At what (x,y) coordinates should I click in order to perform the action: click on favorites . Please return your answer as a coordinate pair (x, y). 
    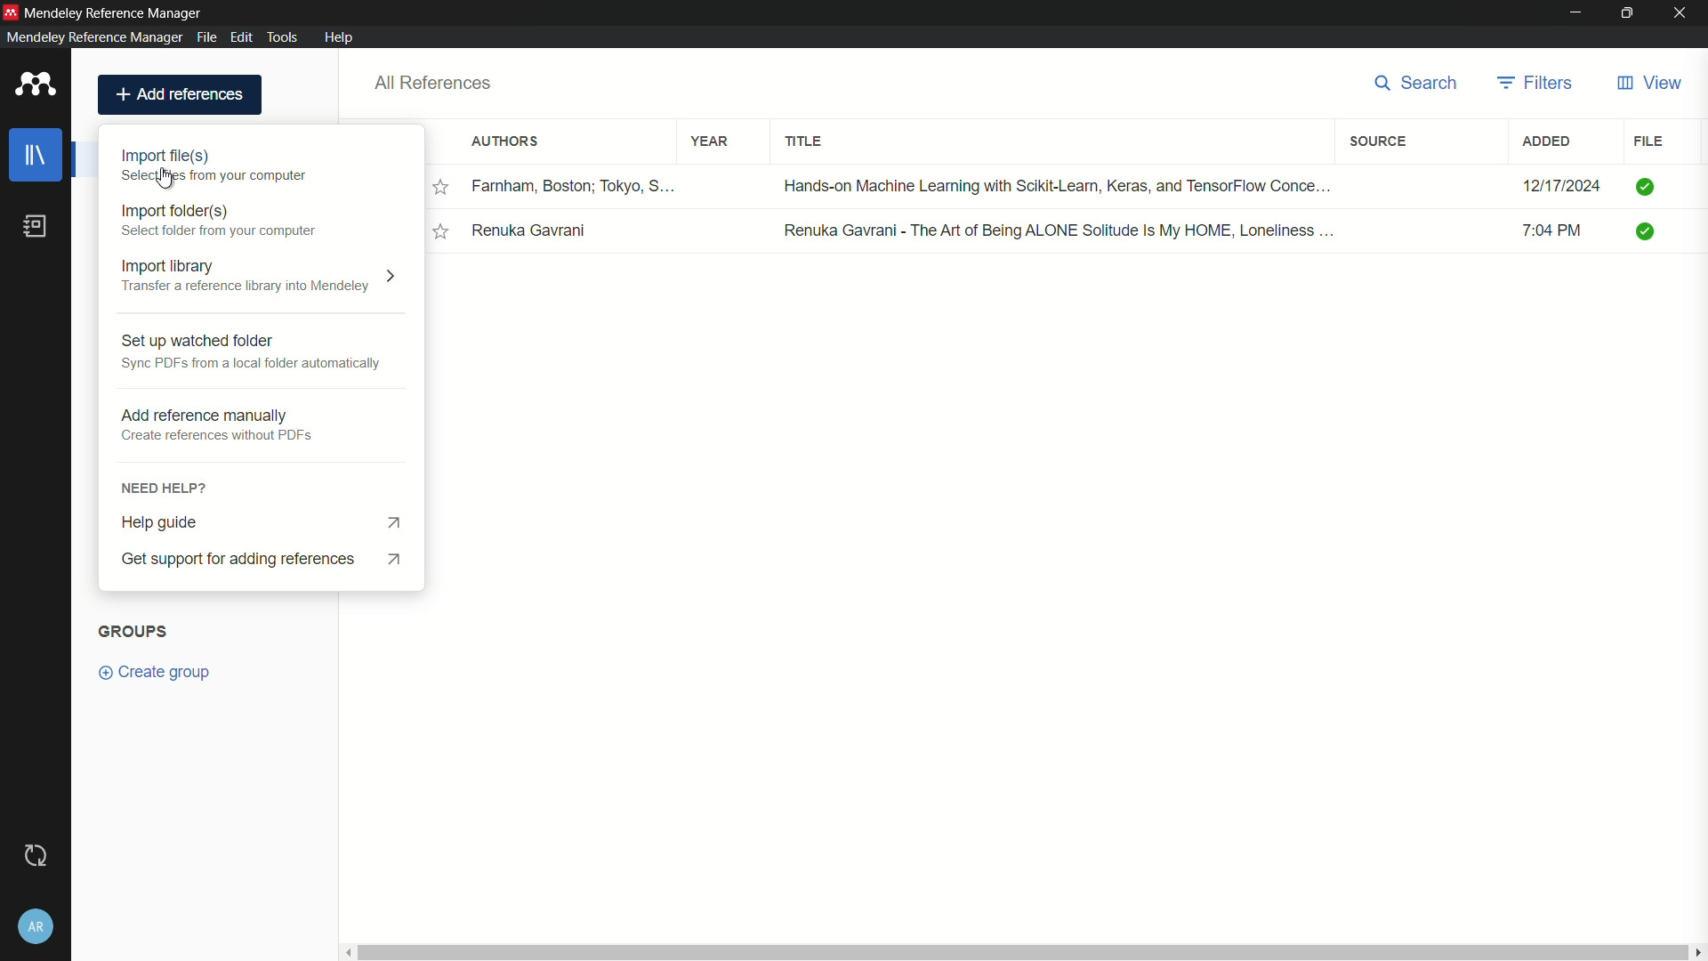
    Looking at the image, I should click on (443, 188).